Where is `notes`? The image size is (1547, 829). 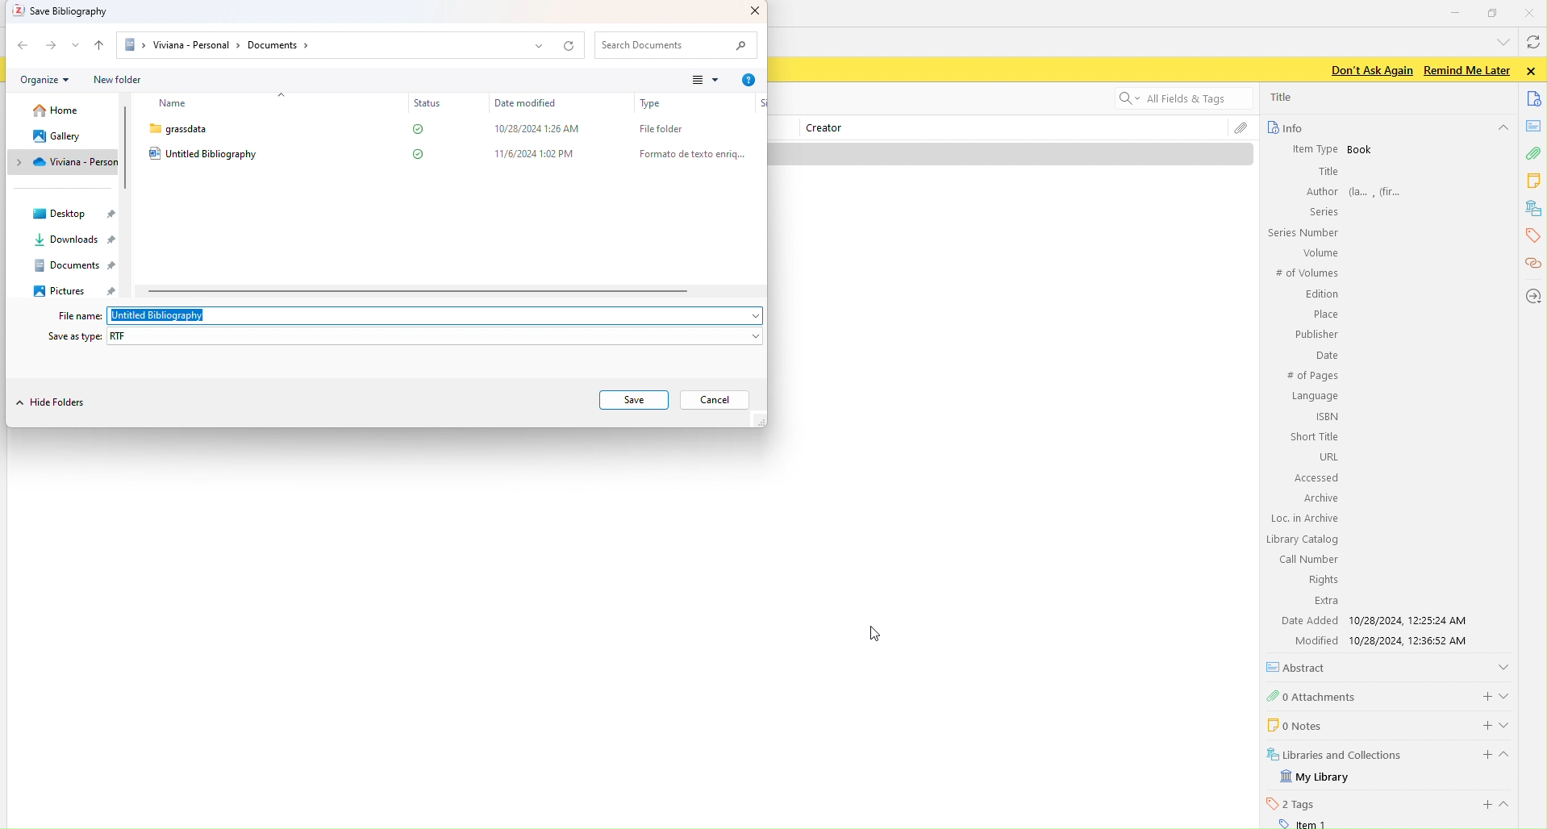
notes is located at coordinates (1535, 126).